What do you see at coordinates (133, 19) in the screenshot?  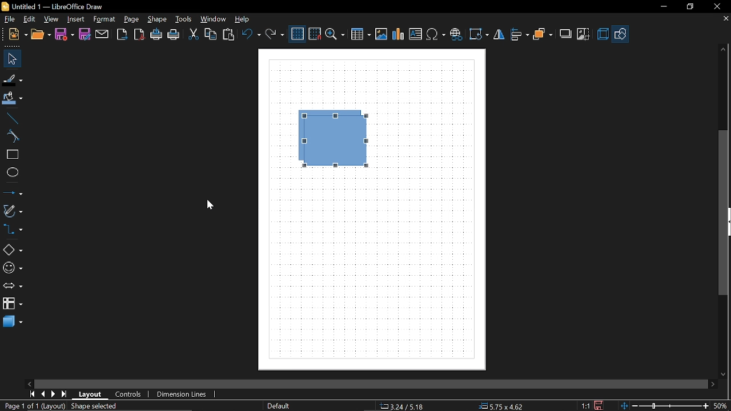 I see `Page` at bounding box center [133, 19].